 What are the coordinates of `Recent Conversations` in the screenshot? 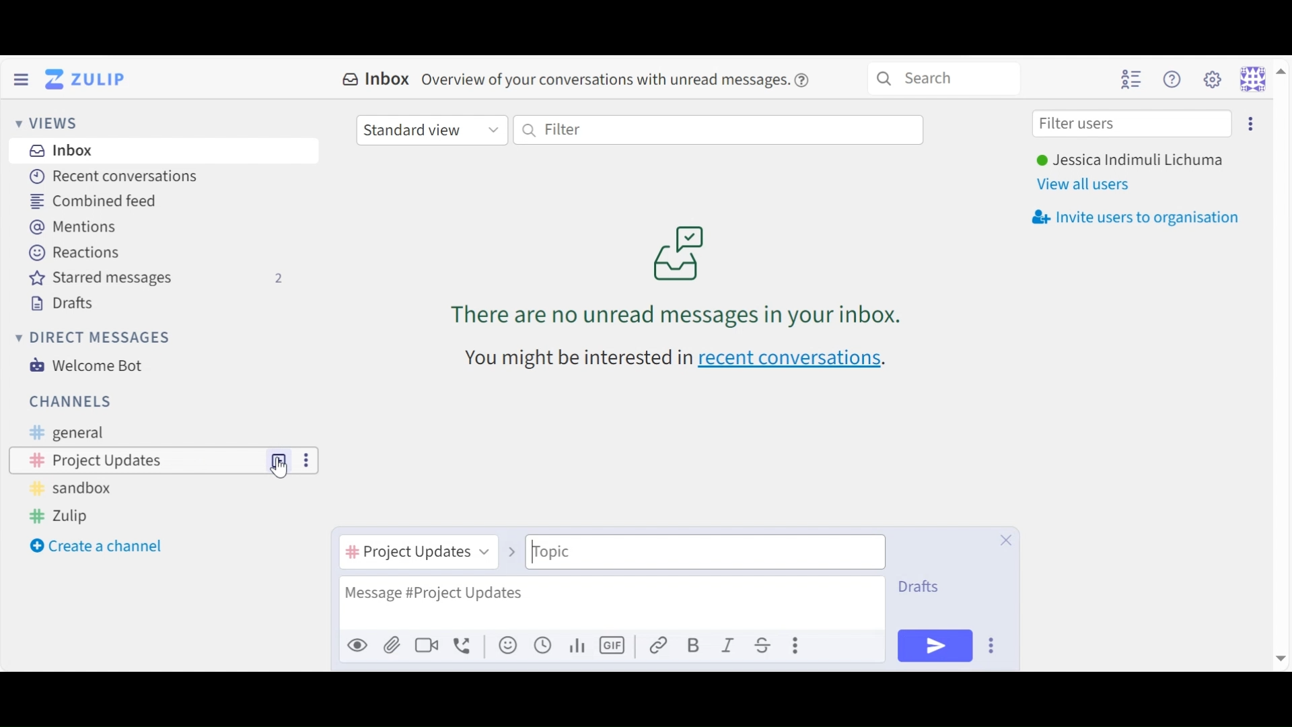 It's located at (115, 176).